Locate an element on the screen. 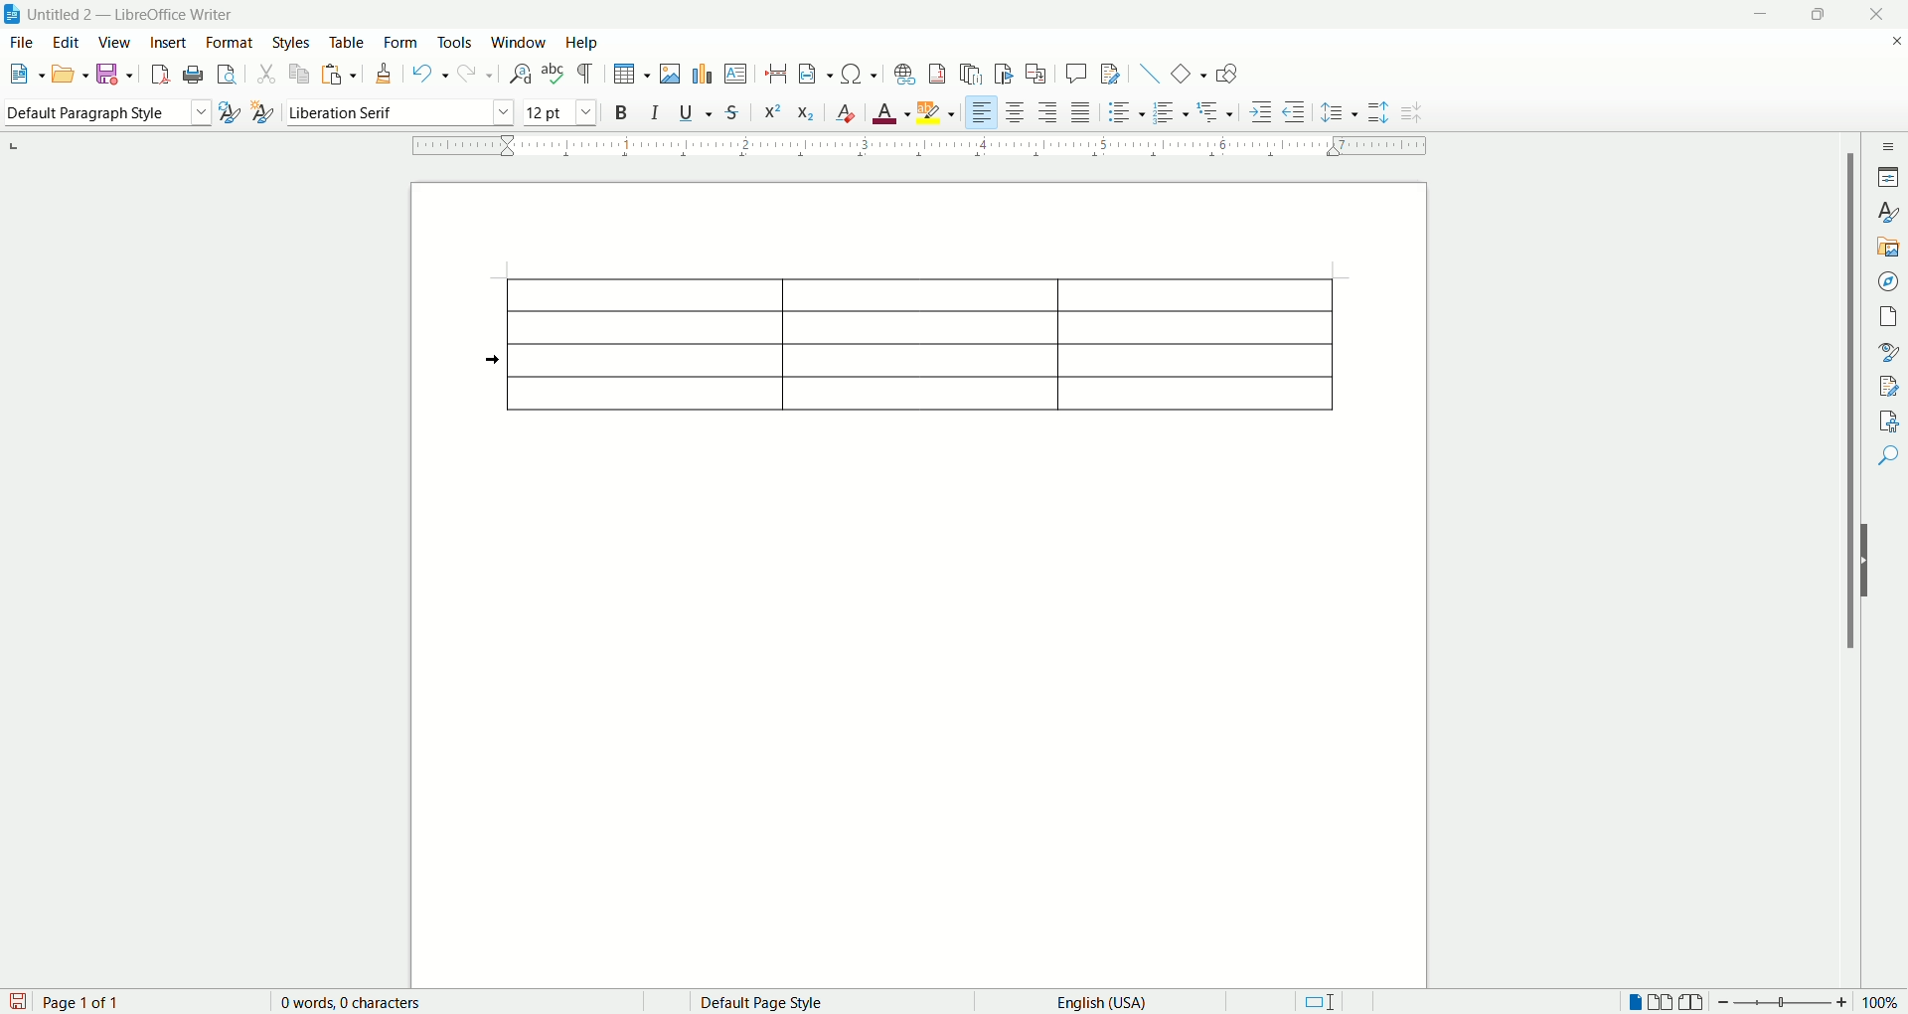 This screenshot has height=1014, width=1908. navigation is located at coordinates (1889, 283).